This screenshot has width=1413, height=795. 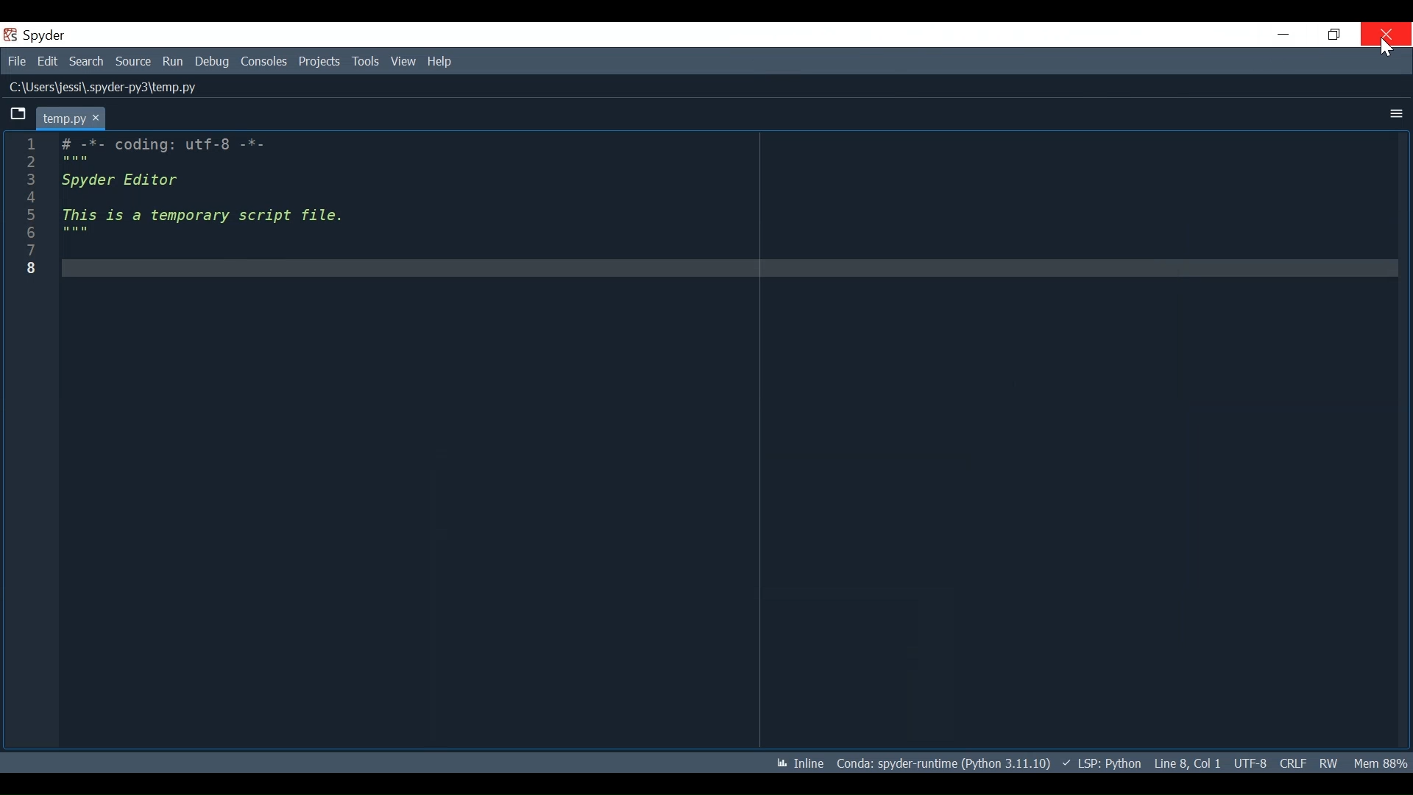 What do you see at coordinates (88, 60) in the screenshot?
I see `Search` at bounding box center [88, 60].